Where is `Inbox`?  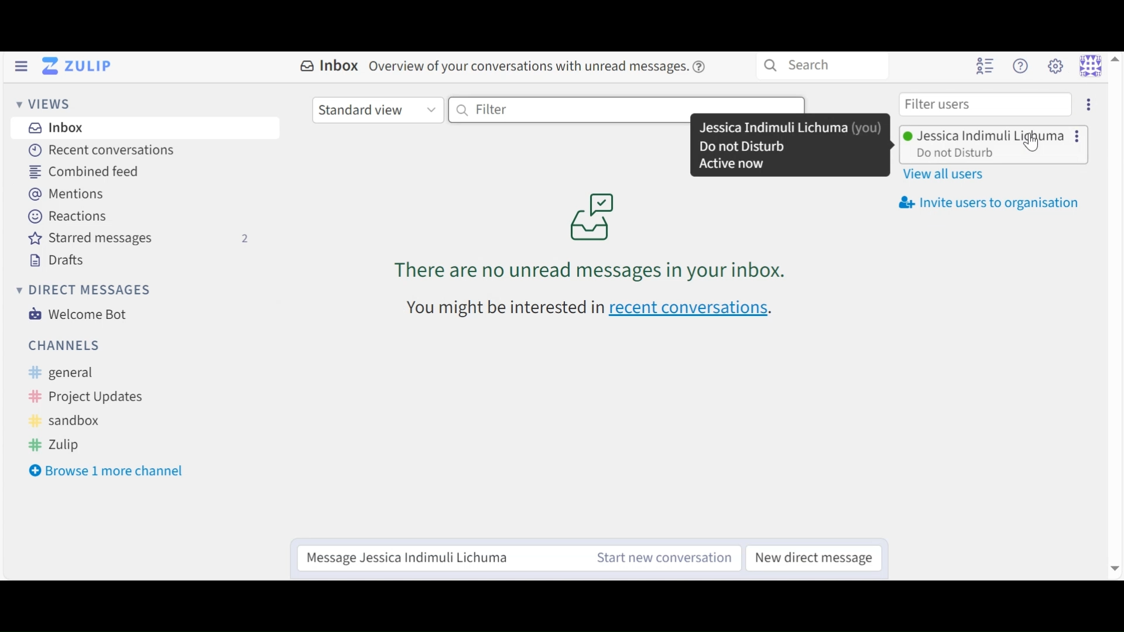 Inbox is located at coordinates (54, 128).